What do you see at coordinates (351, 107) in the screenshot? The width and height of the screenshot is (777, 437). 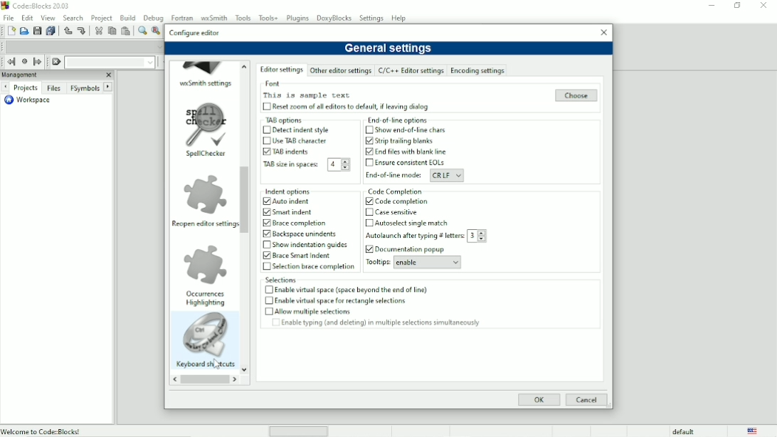 I see ` Reset zoom of all editors to default, if leaving dialog` at bounding box center [351, 107].